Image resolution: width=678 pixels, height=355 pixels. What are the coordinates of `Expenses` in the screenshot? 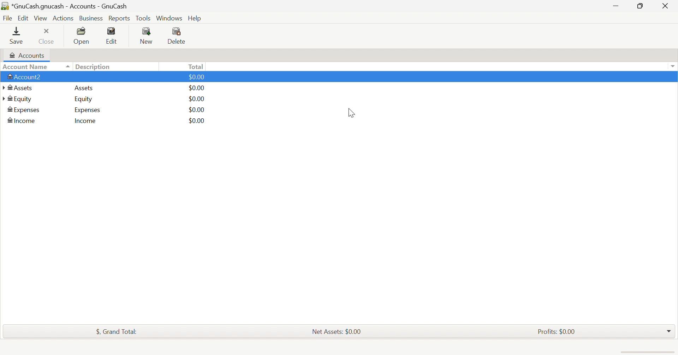 It's located at (87, 111).